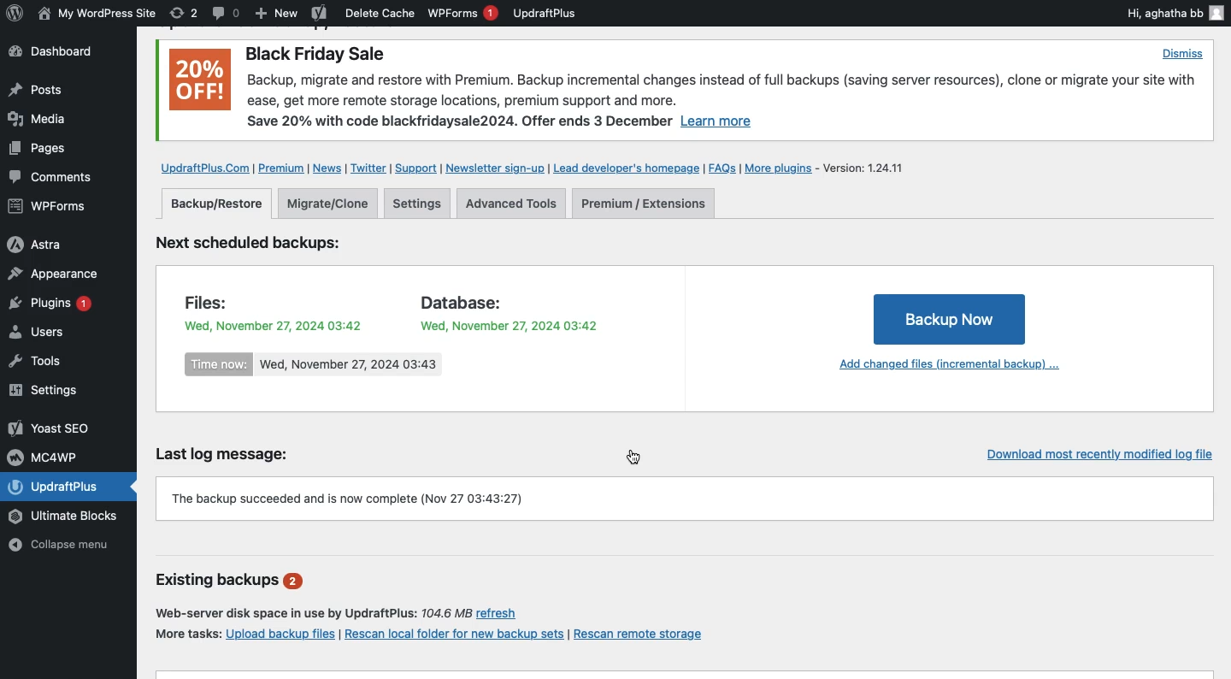 This screenshot has height=679, width=1231. What do you see at coordinates (70, 545) in the screenshot?
I see `Collapse menu` at bounding box center [70, 545].